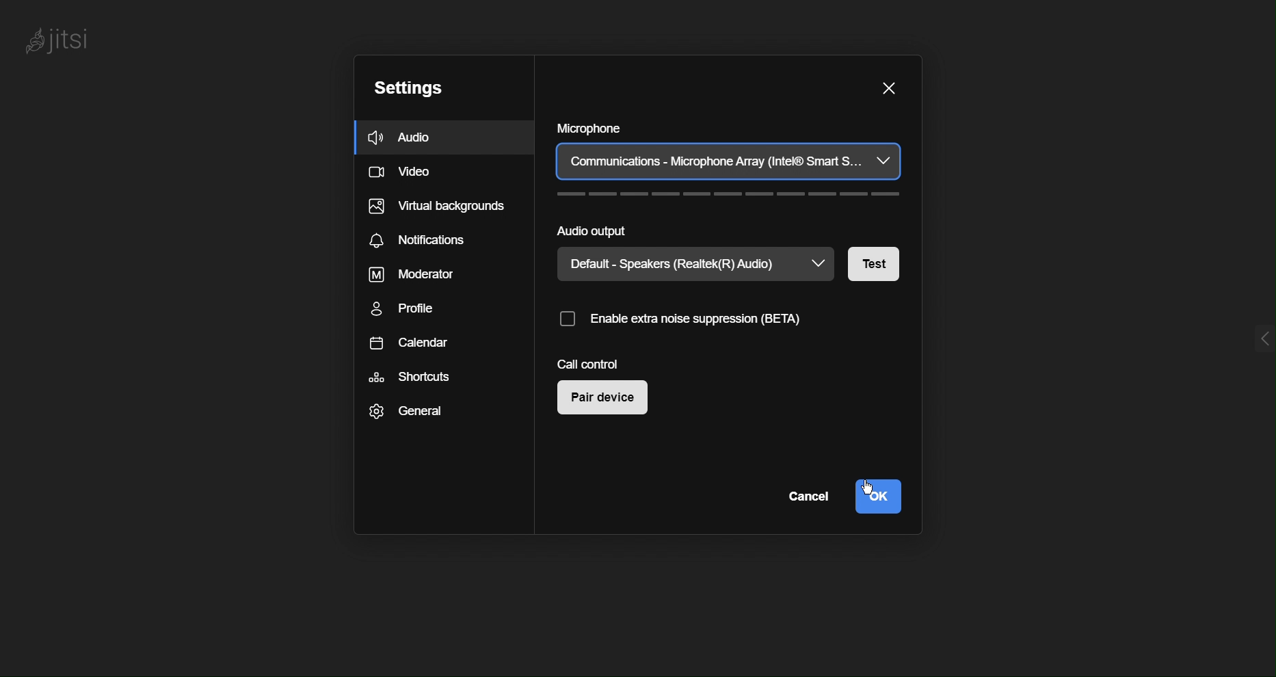 The image size is (1276, 677). What do you see at coordinates (728, 162) in the screenshot?
I see `Default - Microphone Array (Intel® Smart Sound Tec...` at bounding box center [728, 162].